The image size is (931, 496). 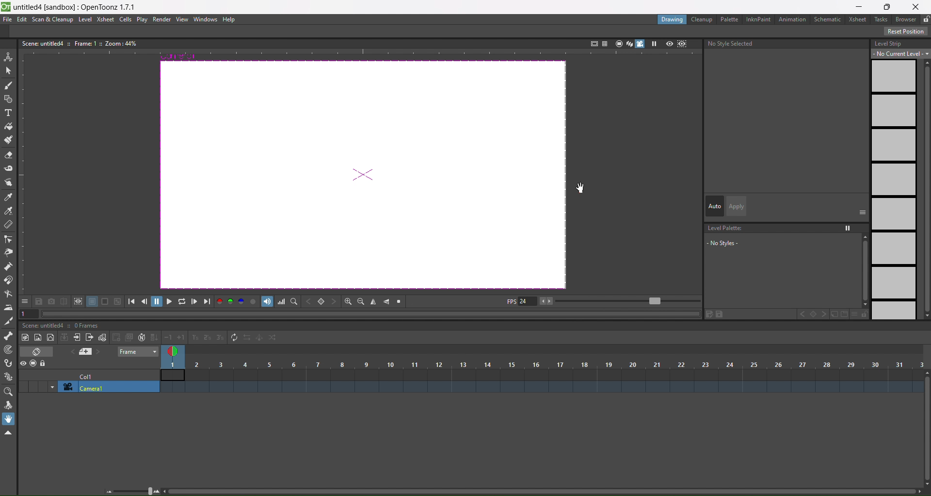 What do you see at coordinates (9, 168) in the screenshot?
I see `tape tool` at bounding box center [9, 168].